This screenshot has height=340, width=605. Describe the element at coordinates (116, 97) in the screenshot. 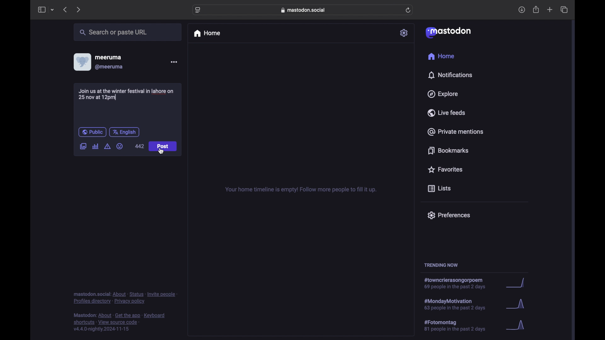

I see `text cursor` at that location.